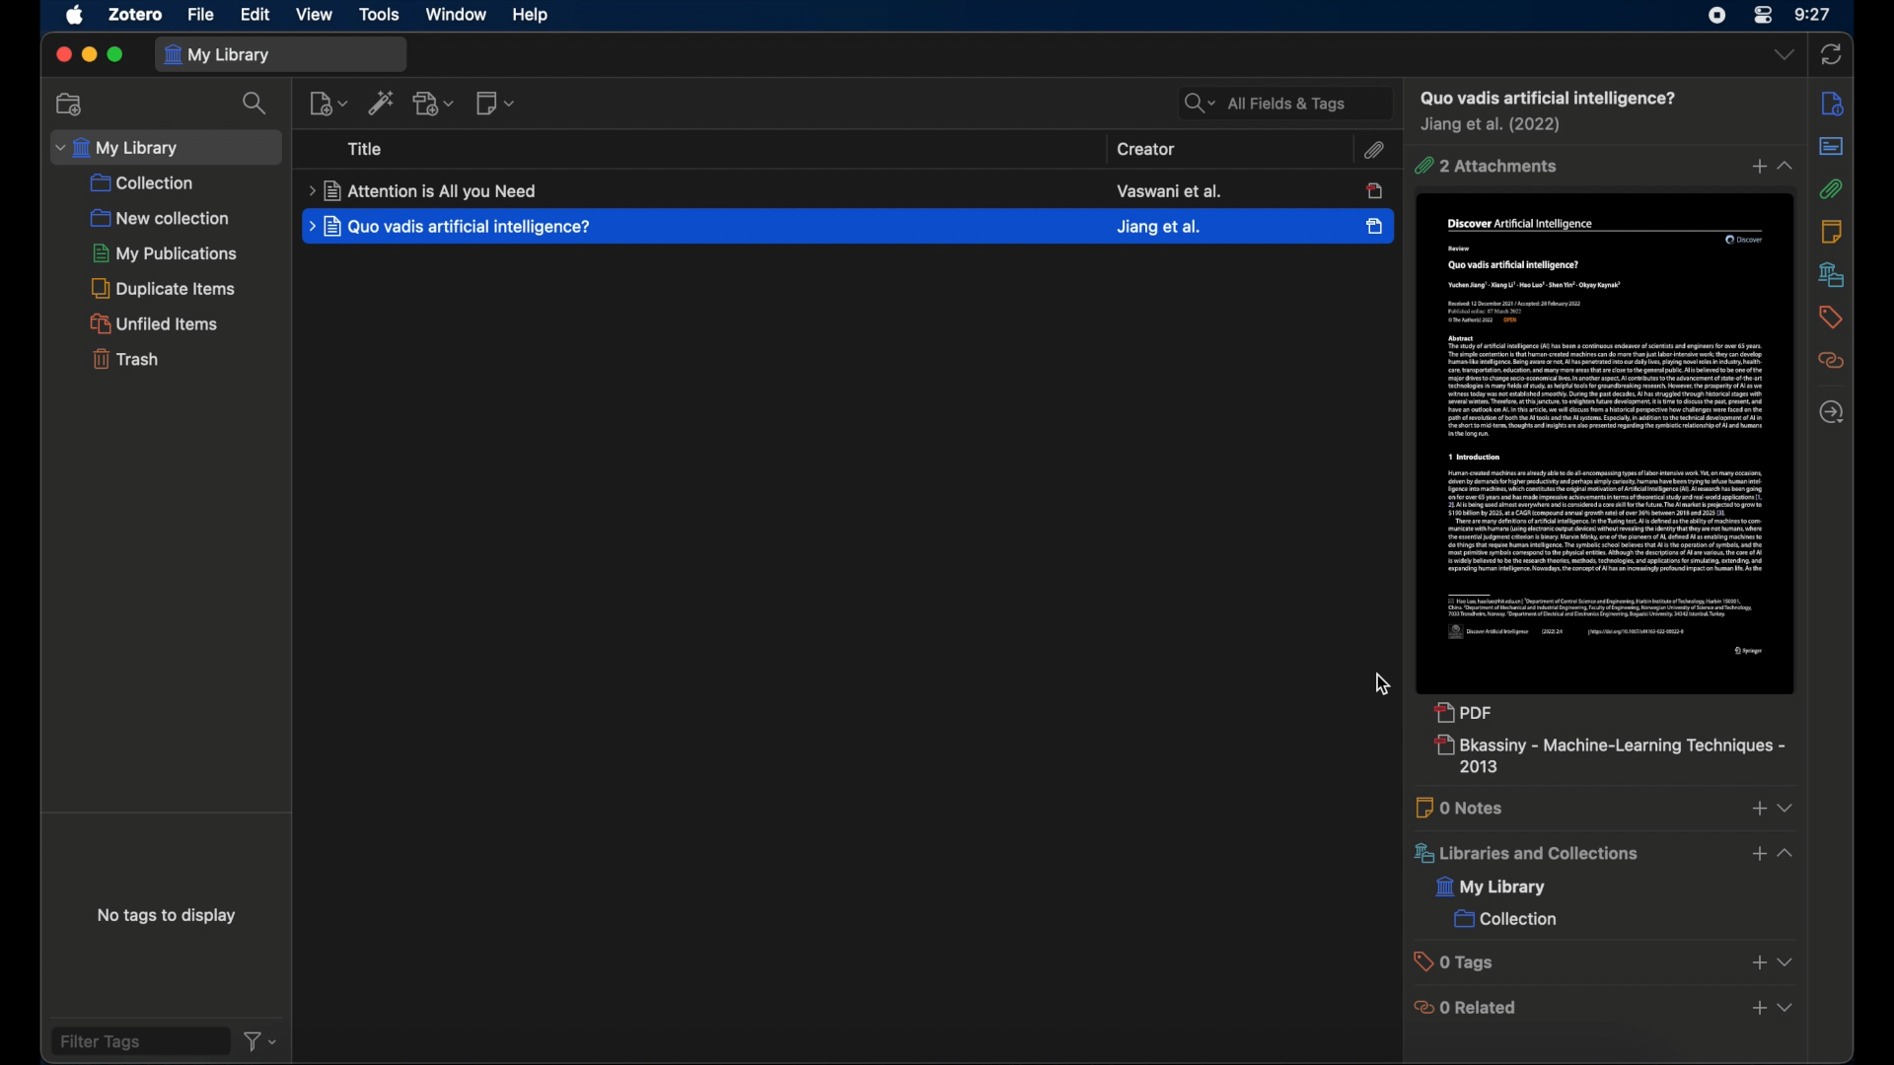 Image resolution: width=1894 pixels, height=1065 pixels. Describe the element at coordinates (1470, 1007) in the screenshot. I see `0 related` at that location.